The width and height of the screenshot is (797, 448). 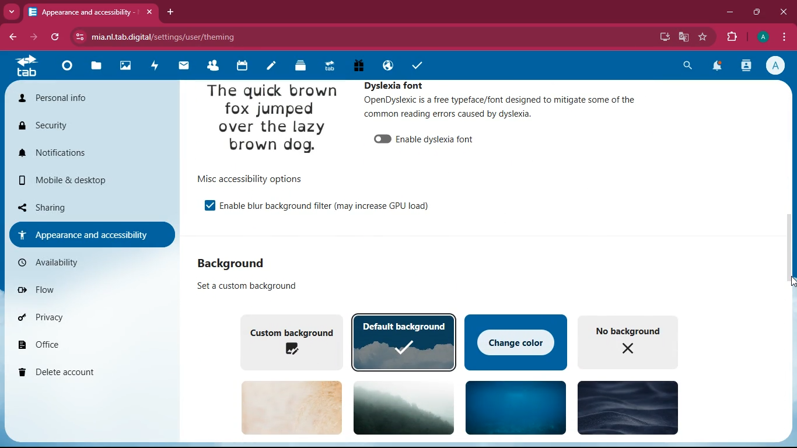 I want to click on add tab, so click(x=172, y=12).